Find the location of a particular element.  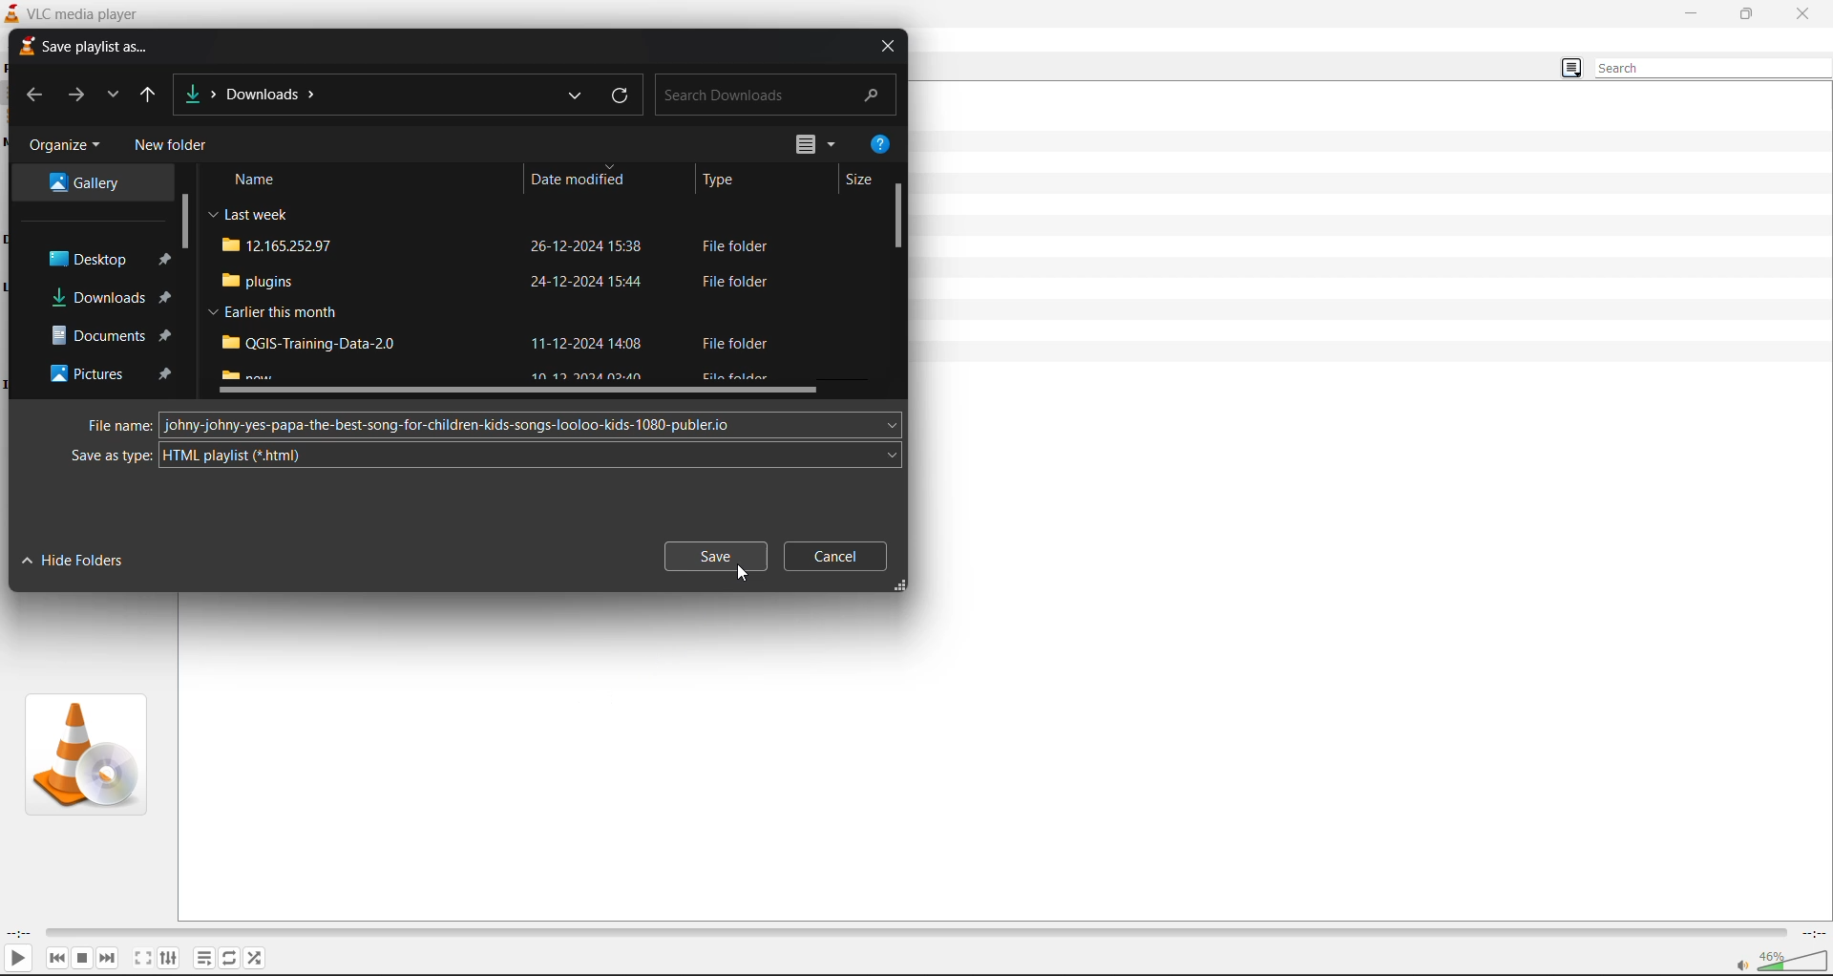

select save as type is located at coordinates (532, 456).